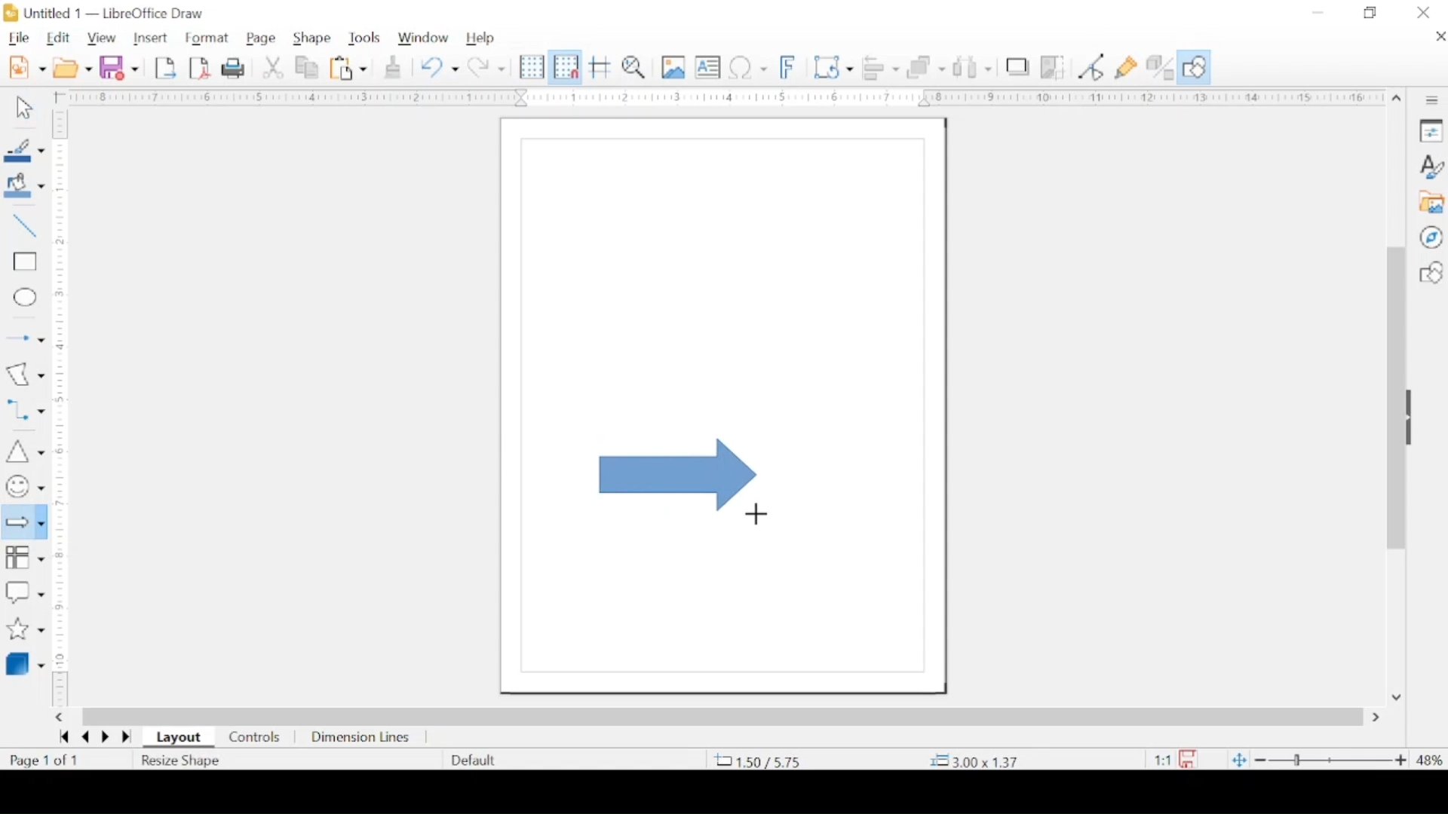 This screenshot has height=814, width=1448. I want to click on zoom slider, so click(1330, 760).